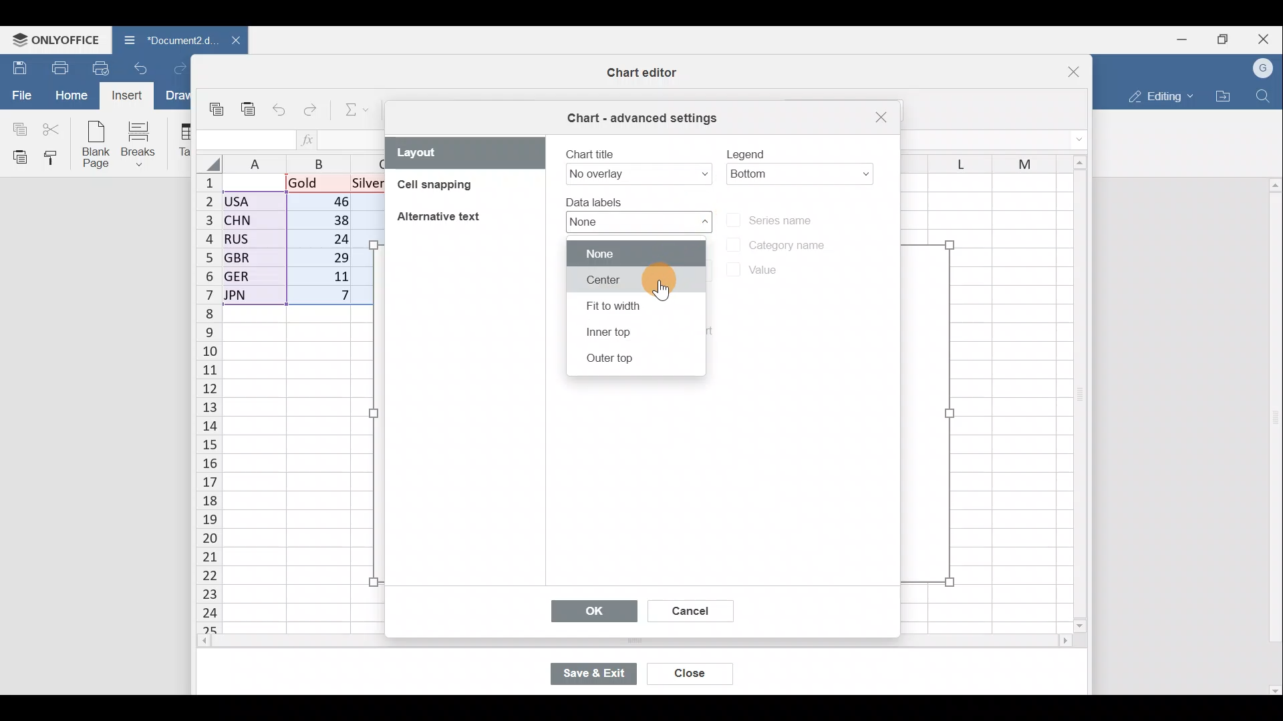 The height and width of the screenshot is (721, 1283). I want to click on cursor, so click(670, 292).